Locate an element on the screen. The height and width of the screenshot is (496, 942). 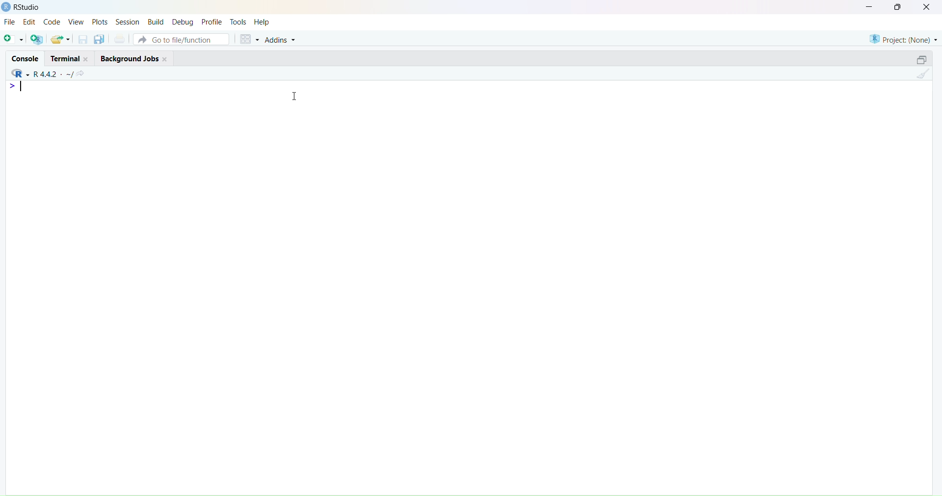
open in separate window is located at coordinates (921, 59).